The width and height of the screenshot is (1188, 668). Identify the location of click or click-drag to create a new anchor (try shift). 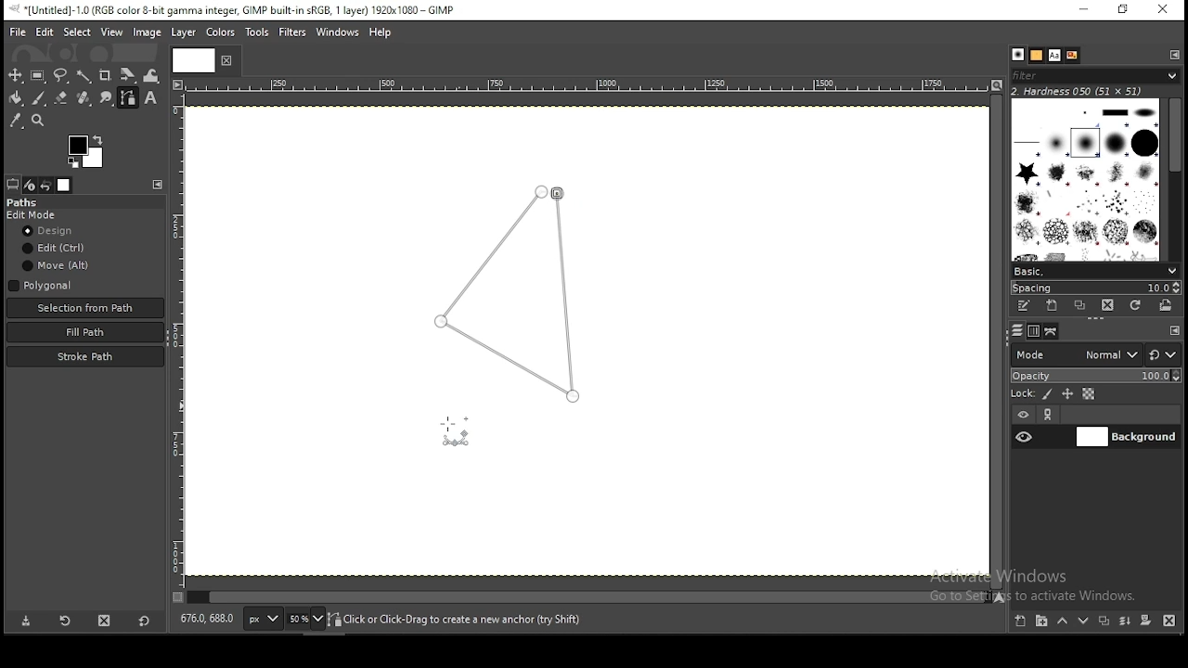
(458, 618).